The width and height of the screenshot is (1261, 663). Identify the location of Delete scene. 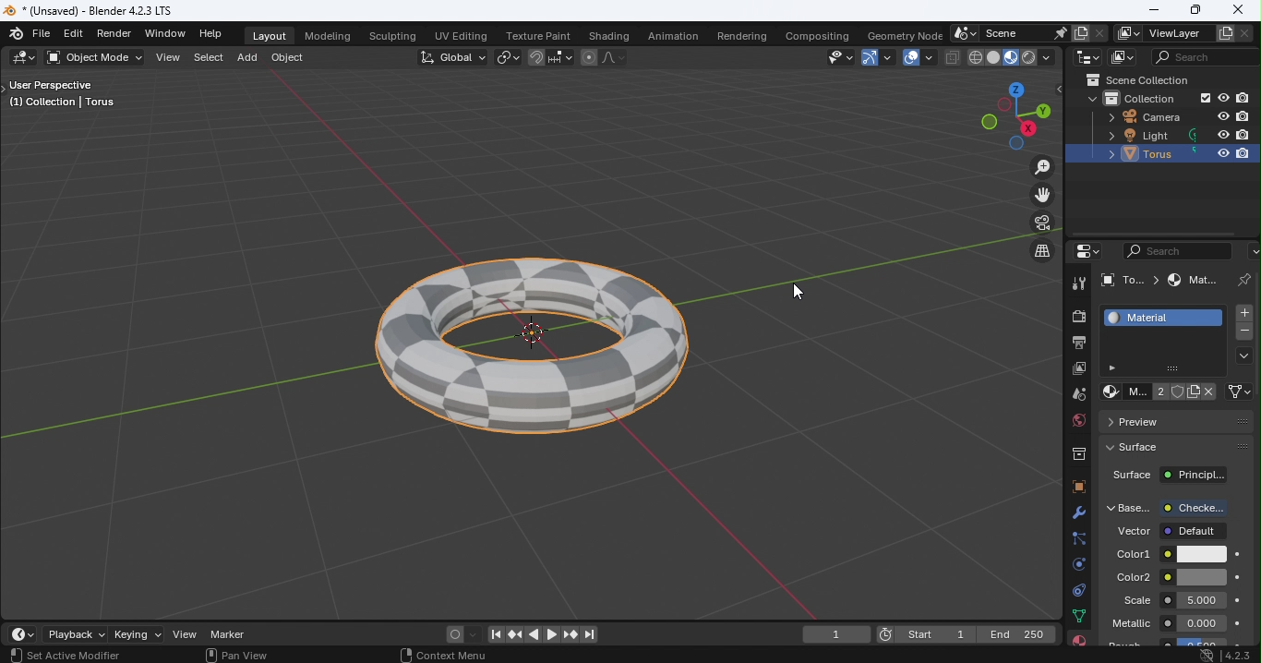
(1099, 32).